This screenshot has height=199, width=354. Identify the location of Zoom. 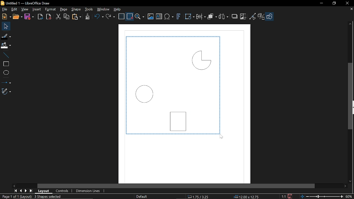
(140, 17).